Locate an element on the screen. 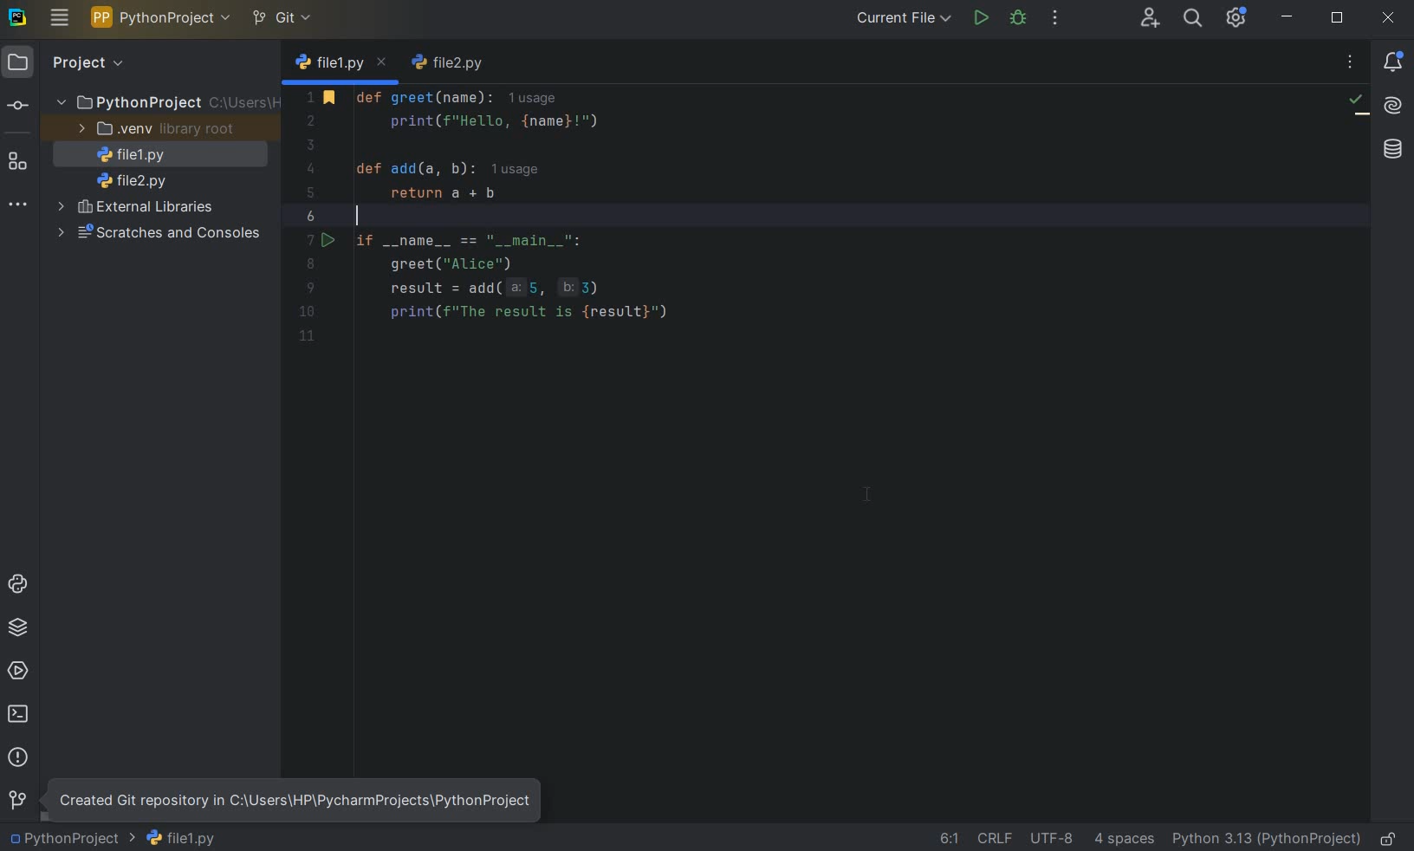  python console is located at coordinates (17, 584).